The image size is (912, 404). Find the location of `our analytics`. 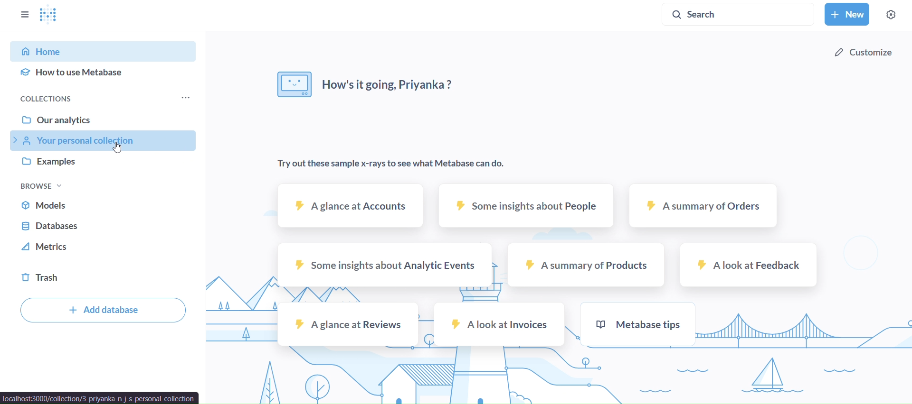

our analytics is located at coordinates (104, 118).